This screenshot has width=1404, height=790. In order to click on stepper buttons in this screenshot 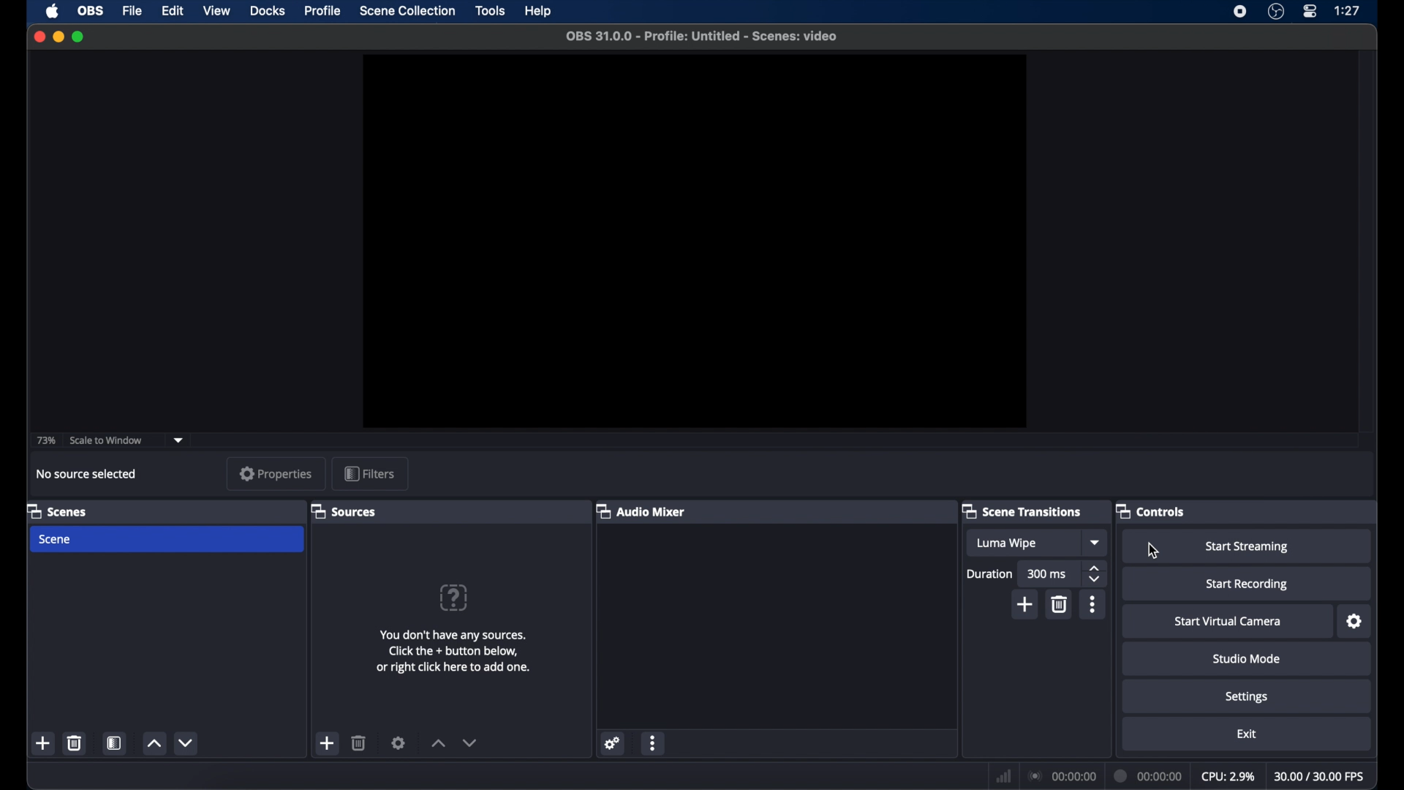, I will do `click(1095, 573)`.